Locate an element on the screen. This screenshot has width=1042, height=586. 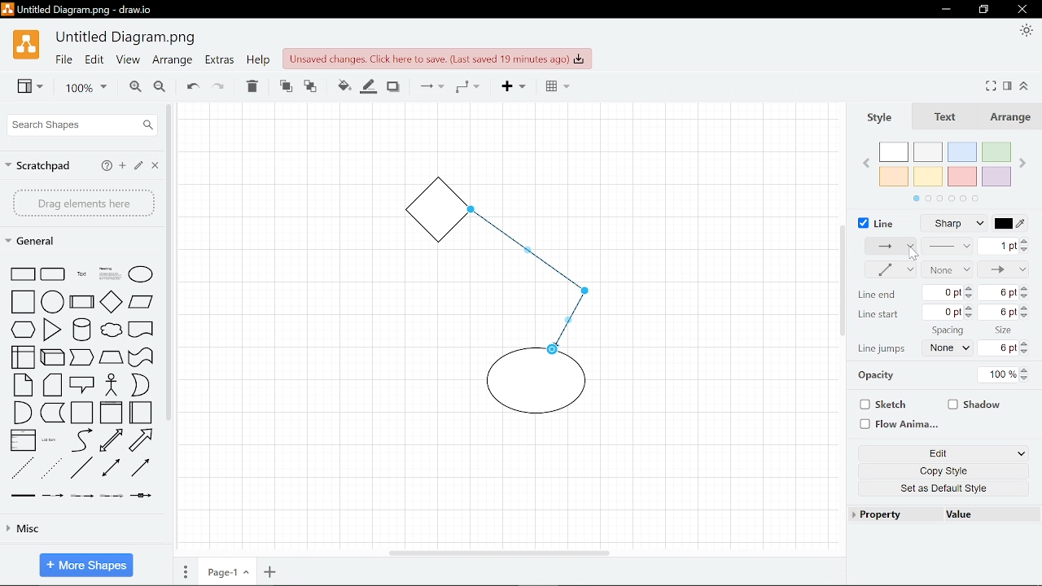
Line end is located at coordinates (1004, 269).